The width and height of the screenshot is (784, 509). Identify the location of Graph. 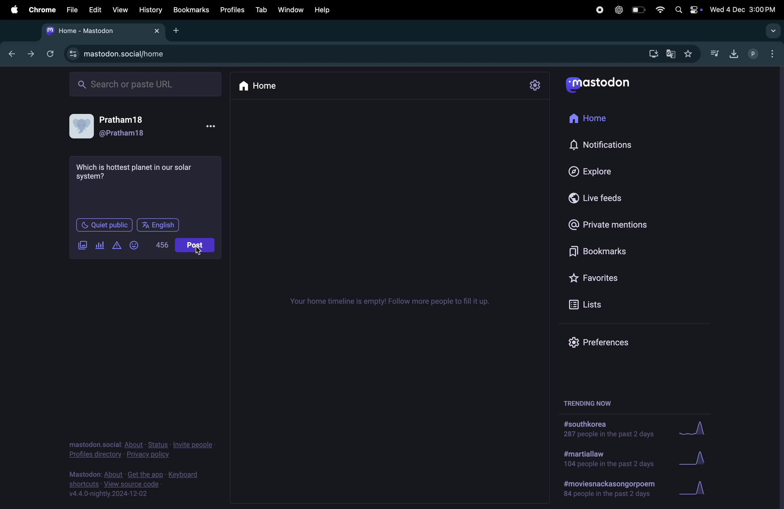
(705, 455).